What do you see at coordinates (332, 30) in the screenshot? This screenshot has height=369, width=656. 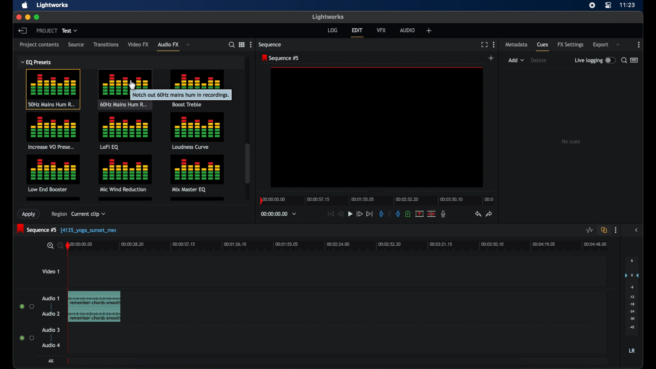 I see `log` at bounding box center [332, 30].